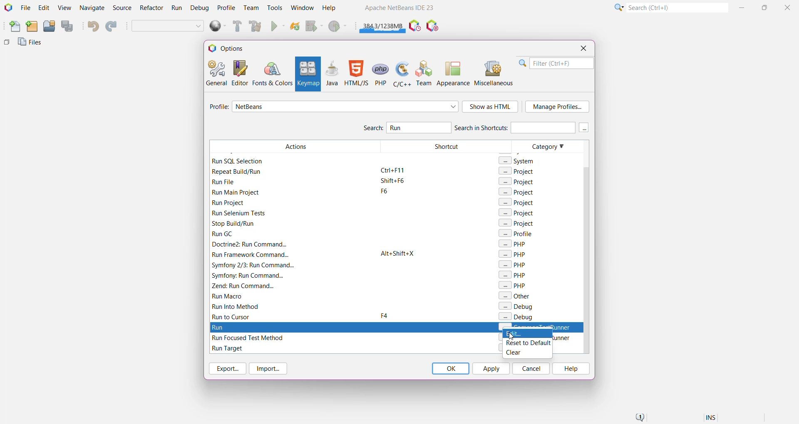  Describe the element at coordinates (424, 73) in the screenshot. I see `Team` at that location.